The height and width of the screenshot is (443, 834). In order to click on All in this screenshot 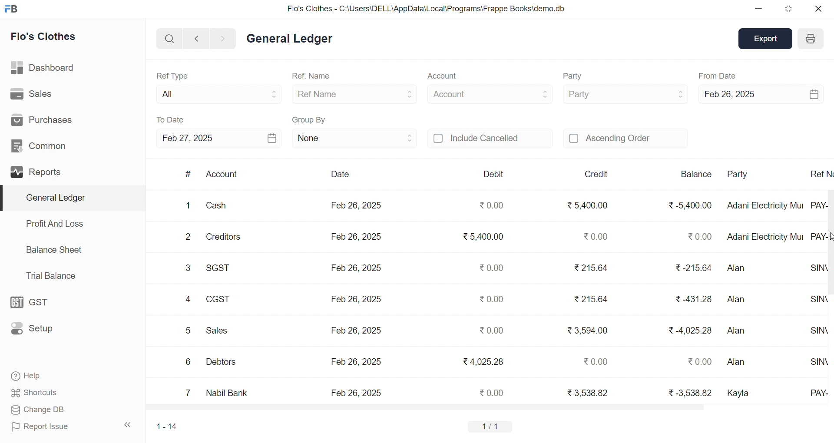, I will do `click(216, 93)`.